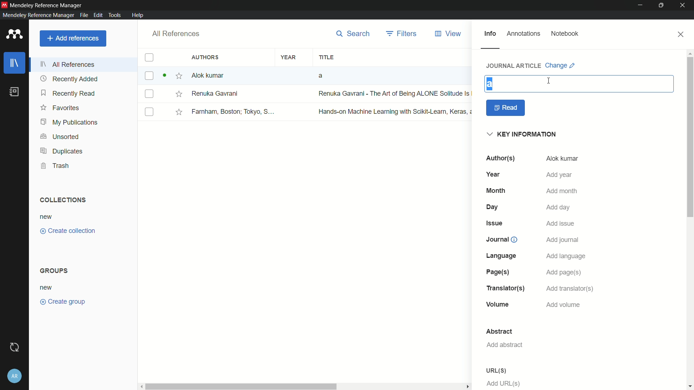  Describe the element at coordinates (69, 79) in the screenshot. I see `recently added` at that location.